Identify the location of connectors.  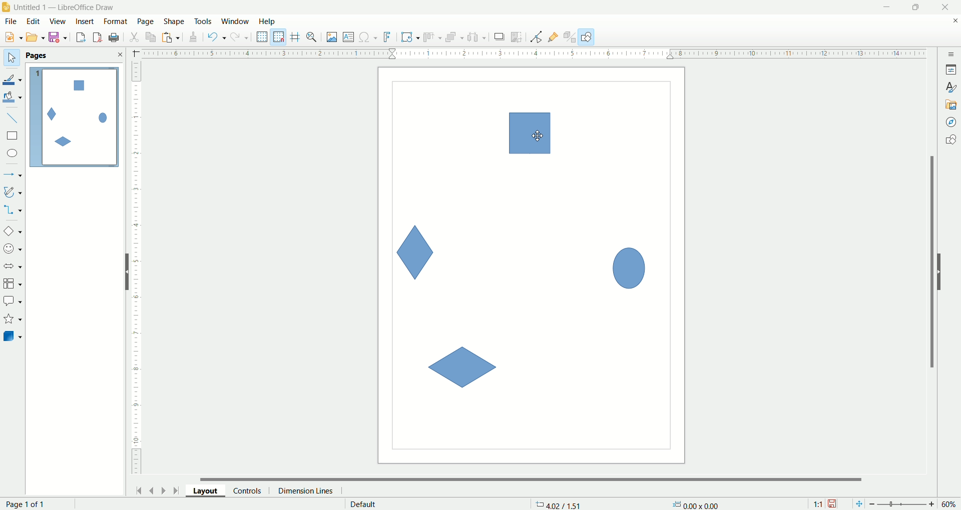
(13, 209).